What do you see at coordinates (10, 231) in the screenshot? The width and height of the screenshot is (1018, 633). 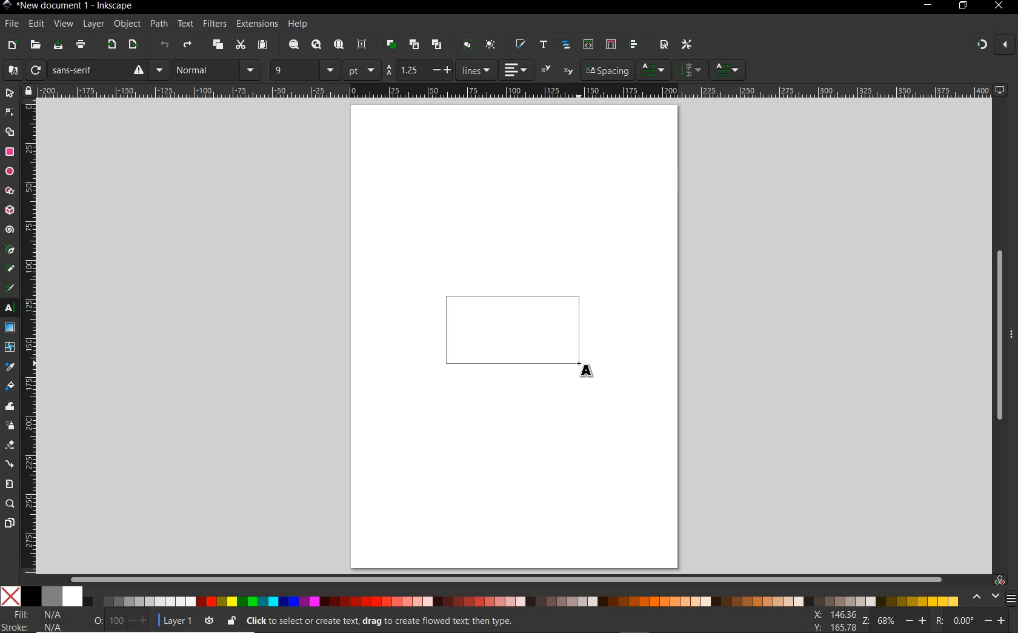 I see `spiral tool` at bounding box center [10, 231].